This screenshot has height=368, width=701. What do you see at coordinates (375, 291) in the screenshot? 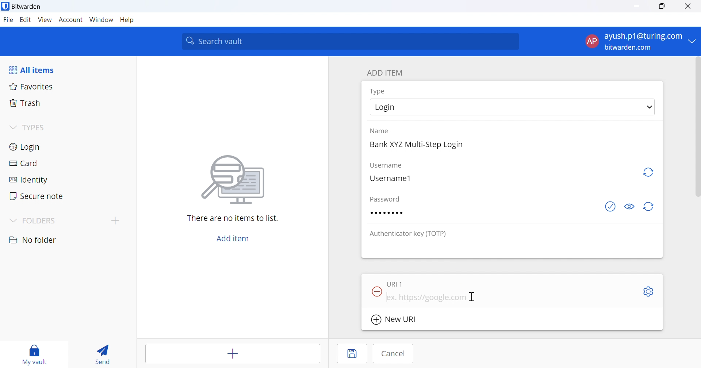
I see `Remove` at bounding box center [375, 291].